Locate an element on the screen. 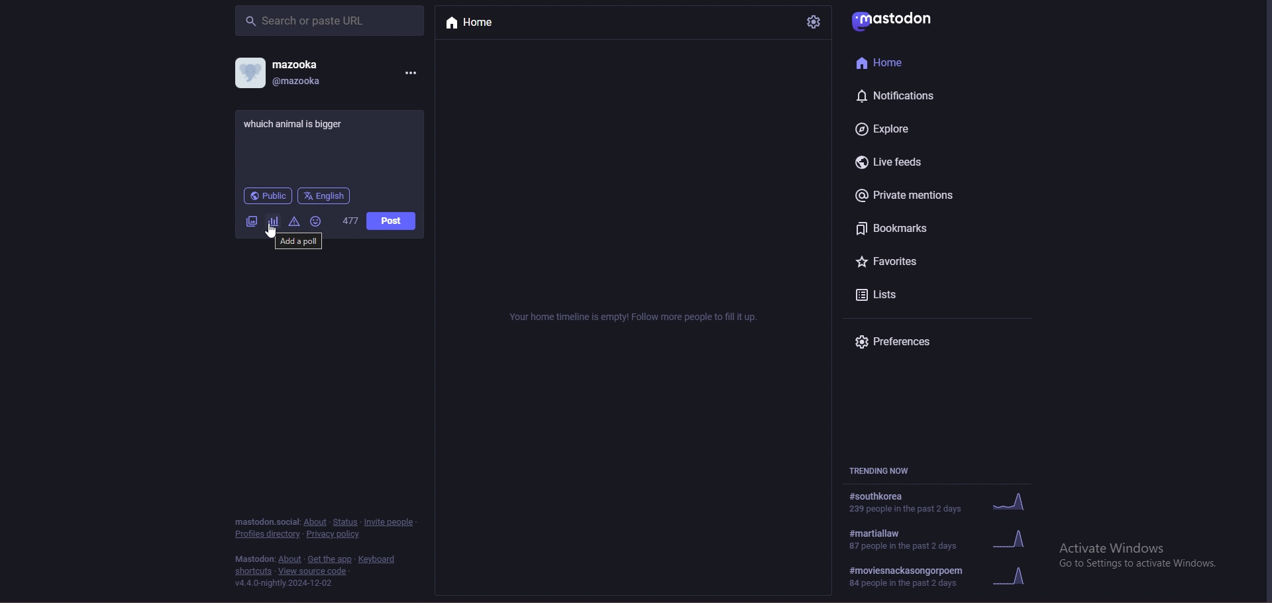  mastodon is located at coordinates (254, 559).